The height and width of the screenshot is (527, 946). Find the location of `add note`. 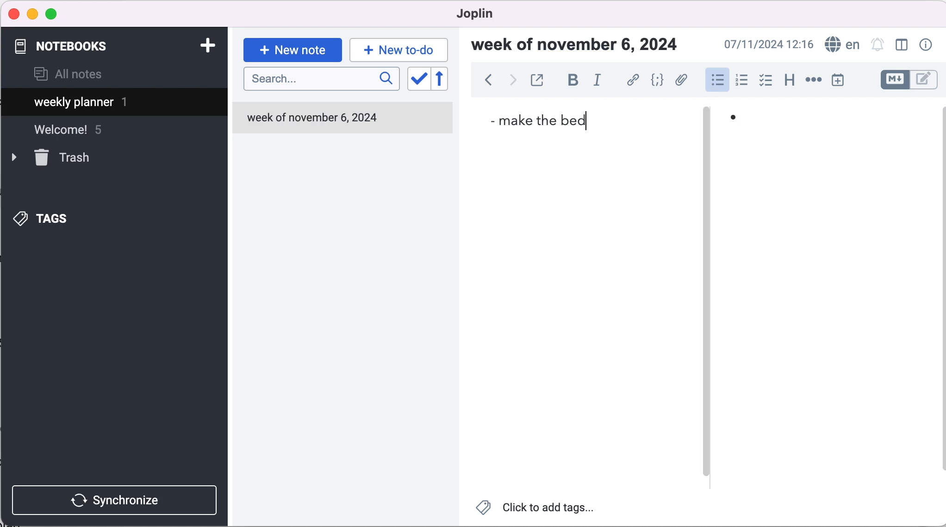

add note is located at coordinates (207, 44).